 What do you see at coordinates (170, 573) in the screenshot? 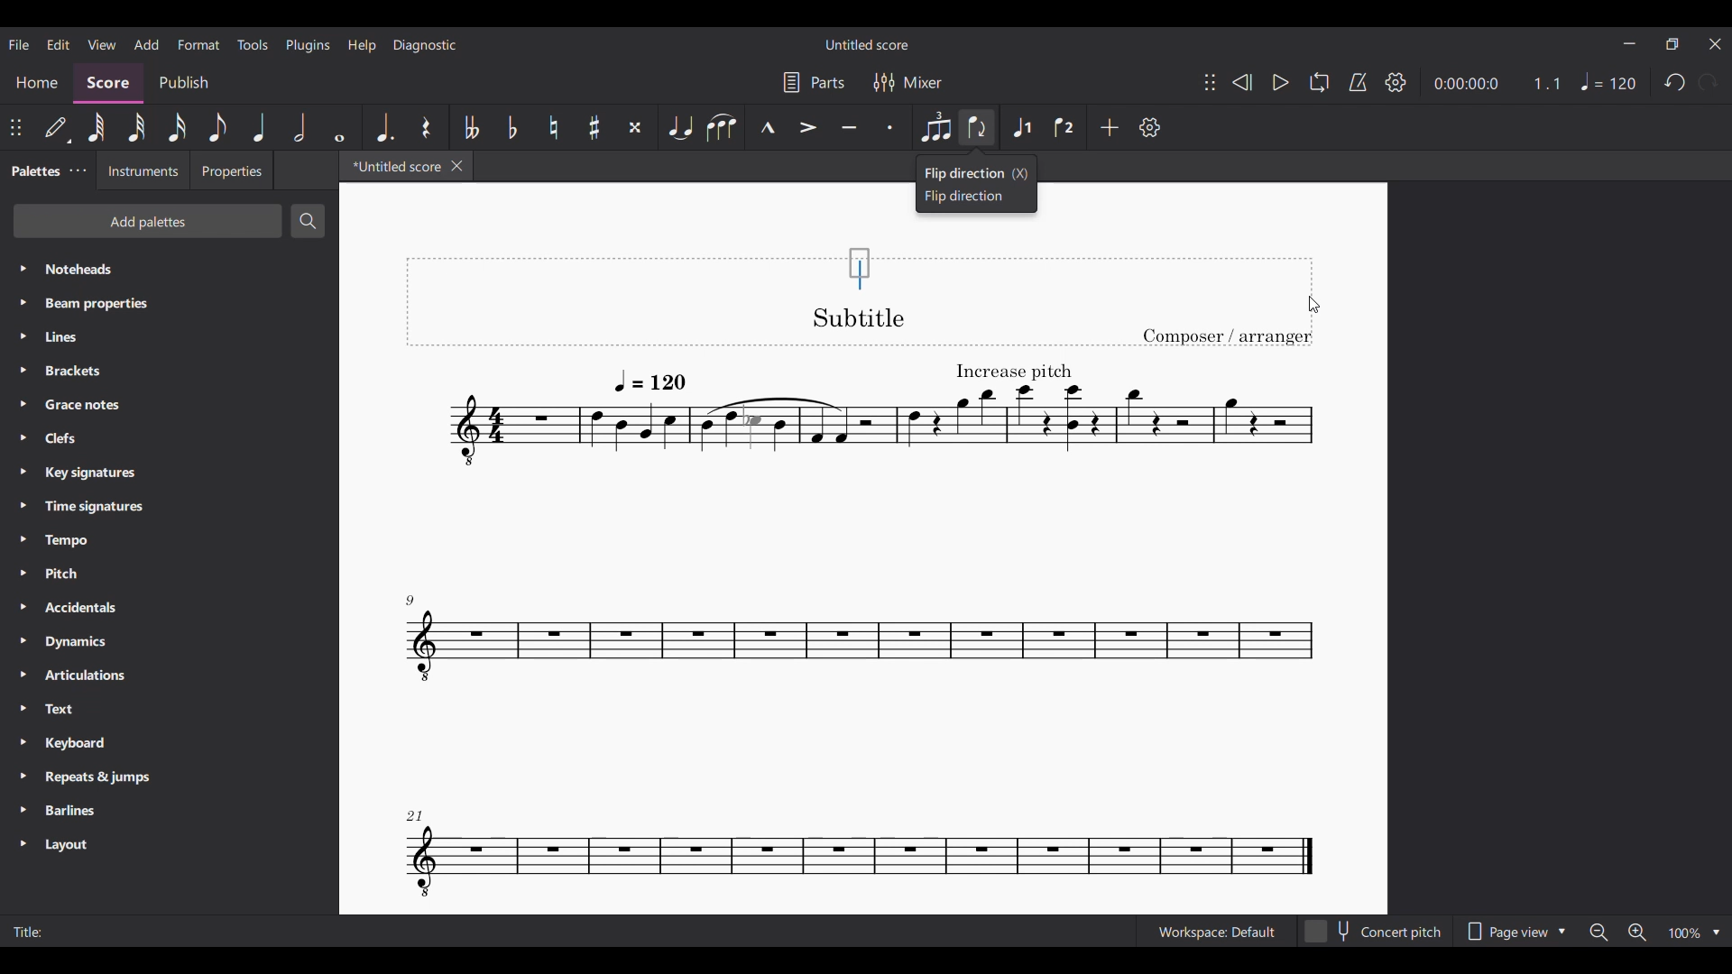
I see `Pitch` at bounding box center [170, 573].